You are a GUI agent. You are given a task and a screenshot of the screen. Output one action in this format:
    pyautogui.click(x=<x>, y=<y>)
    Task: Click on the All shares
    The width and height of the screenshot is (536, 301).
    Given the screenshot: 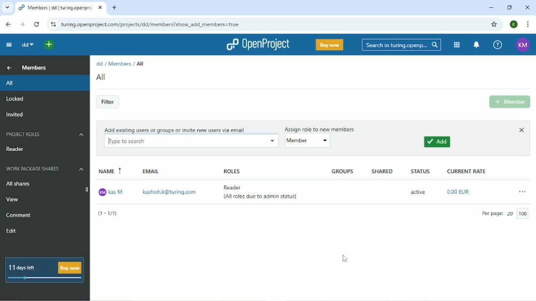 What is the action you would take?
    pyautogui.click(x=18, y=184)
    